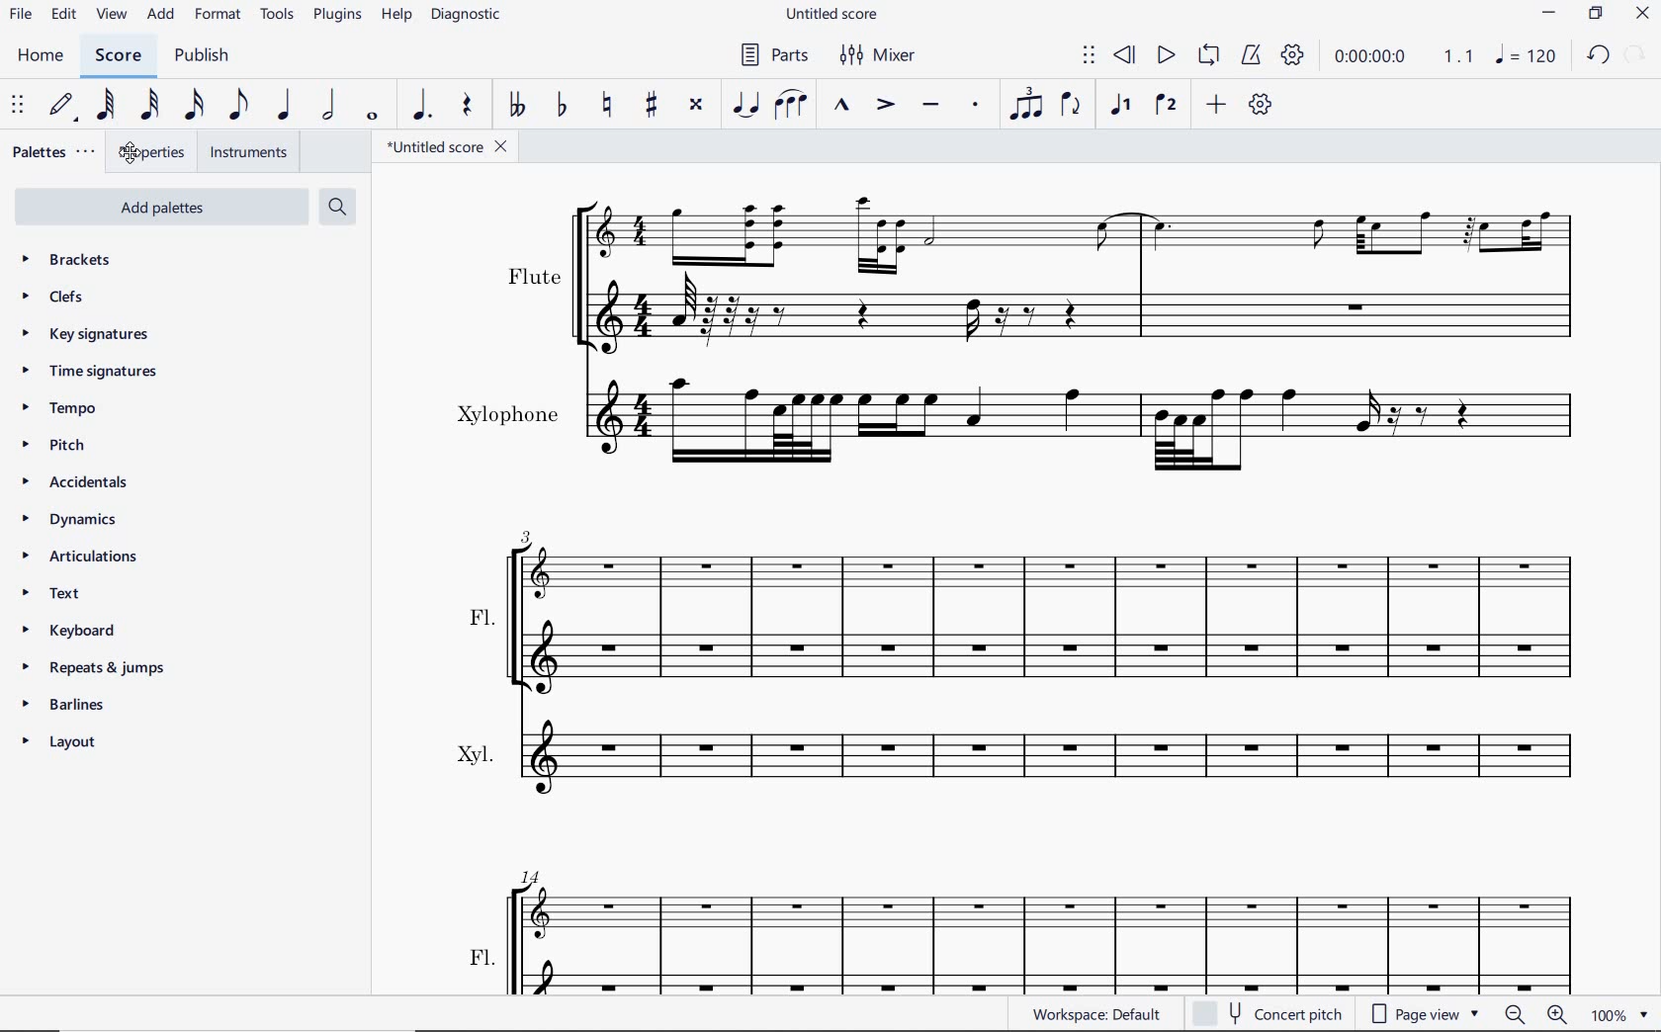 This screenshot has height=1032, width=1661. Describe the element at coordinates (1041, 273) in the screenshot. I see `flute` at that location.